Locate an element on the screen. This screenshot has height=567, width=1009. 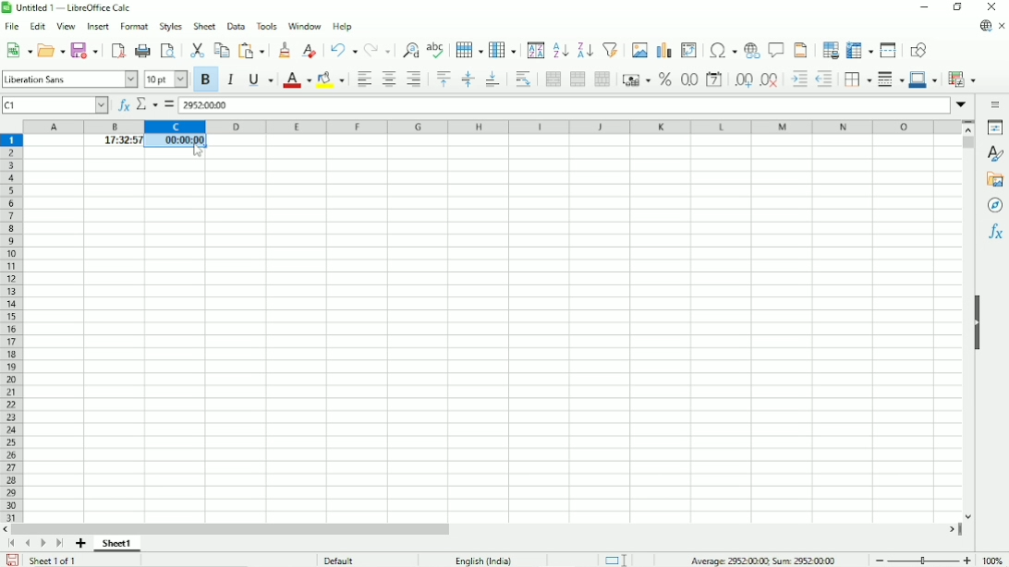
Vertical scrollbar is located at coordinates (967, 145).